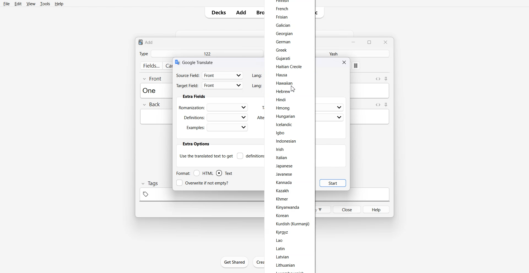 This screenshot has width=529, height=273. What do you see at coordinates (151, 90) in the screenshot?
I see `Text` at bounding box center [151, 90].